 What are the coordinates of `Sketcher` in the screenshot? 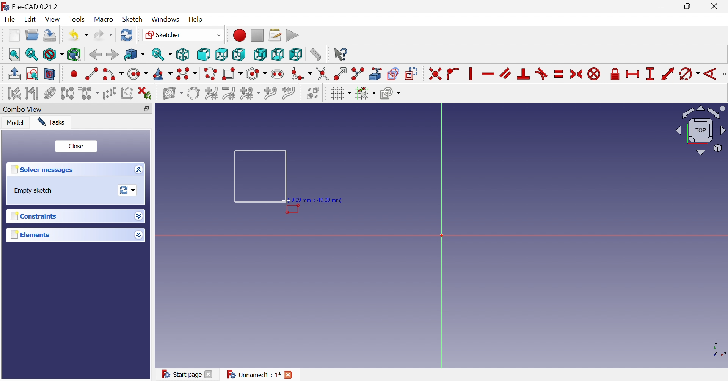 It's located at (182, 34).